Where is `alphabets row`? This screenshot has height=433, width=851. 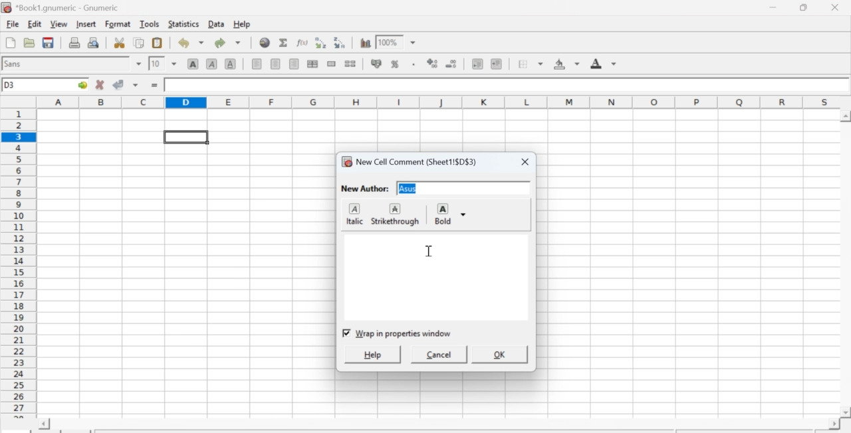
alphabets row is located at coordinates (438, 101).